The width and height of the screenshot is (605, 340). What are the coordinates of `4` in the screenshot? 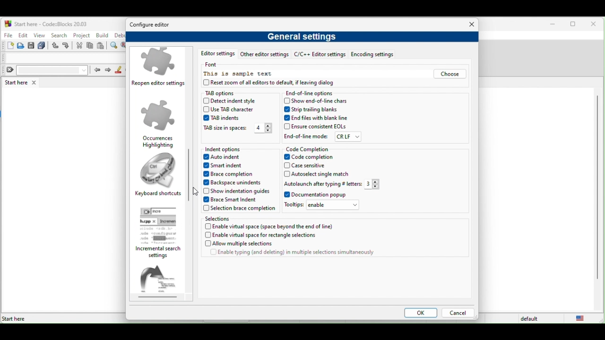 It's located at (263, 128).